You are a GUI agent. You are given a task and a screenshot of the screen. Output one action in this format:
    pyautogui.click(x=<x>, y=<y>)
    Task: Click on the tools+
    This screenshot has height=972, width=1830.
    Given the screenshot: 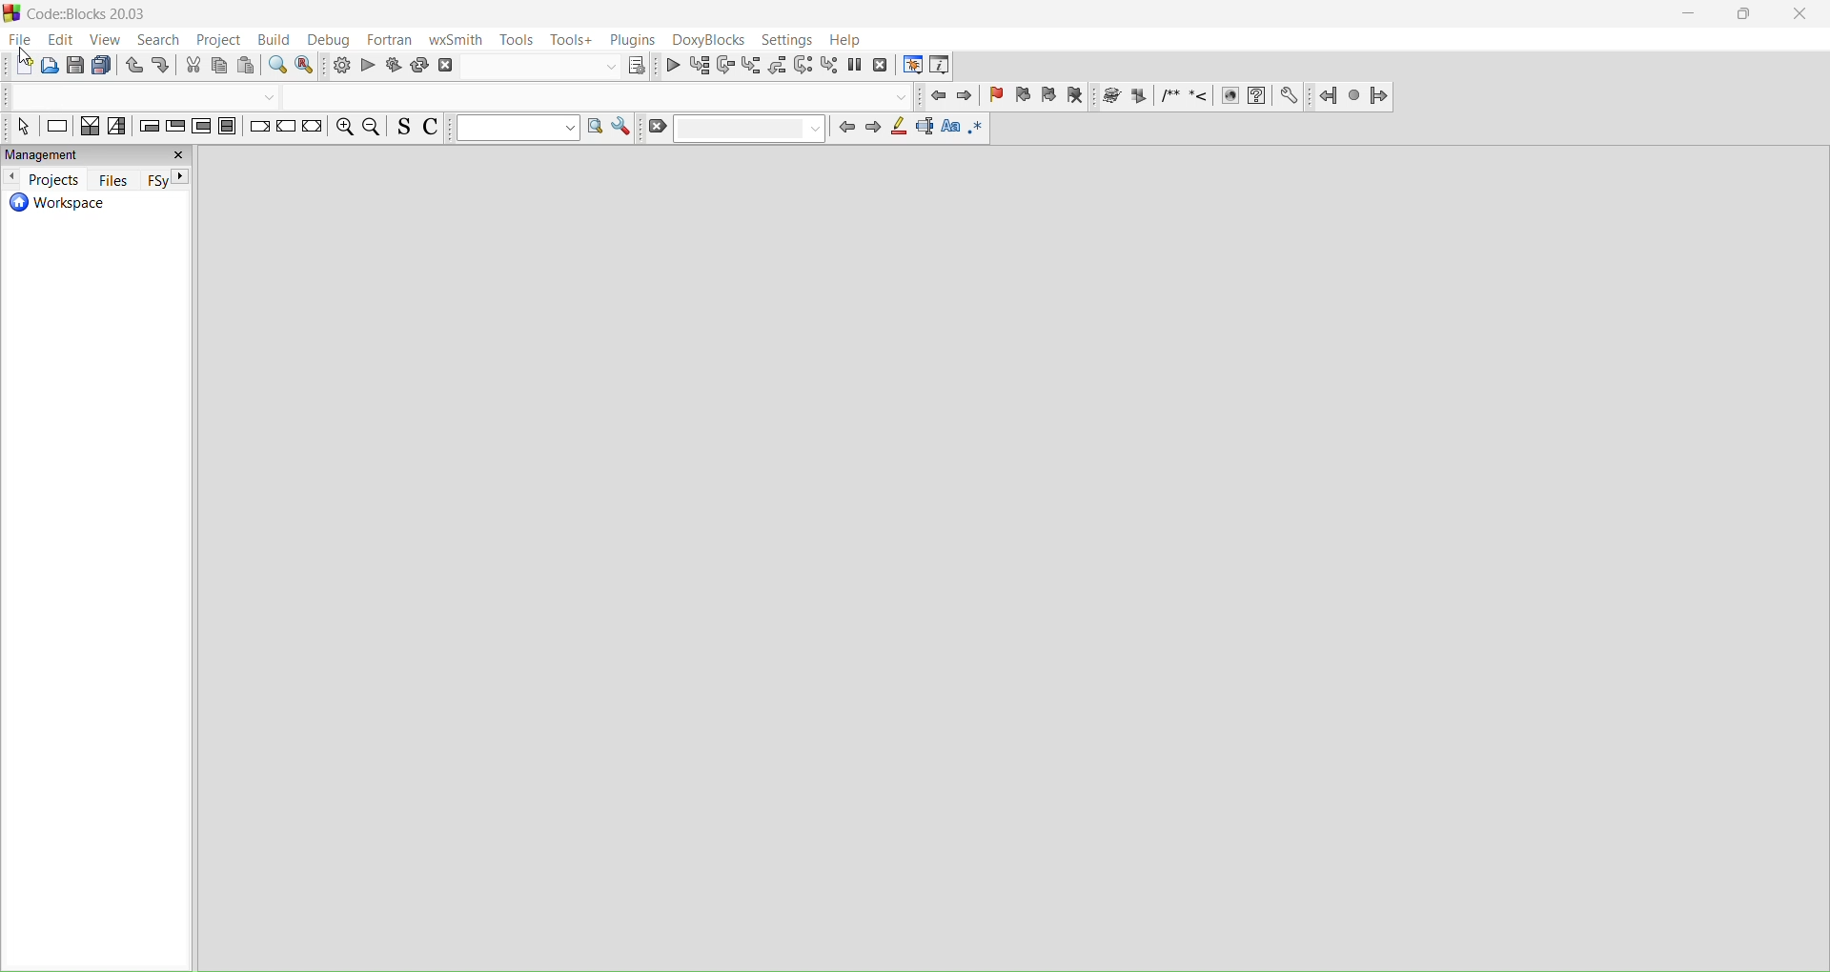 What is the action you would take?
    pyautogui.click(x=572, y=40)
    